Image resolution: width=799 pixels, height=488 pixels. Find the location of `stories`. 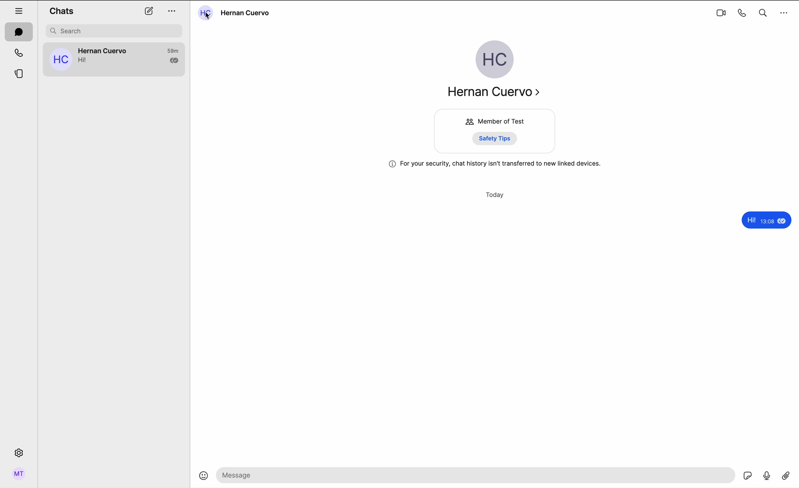

stories is located at coordinates (20, 75).